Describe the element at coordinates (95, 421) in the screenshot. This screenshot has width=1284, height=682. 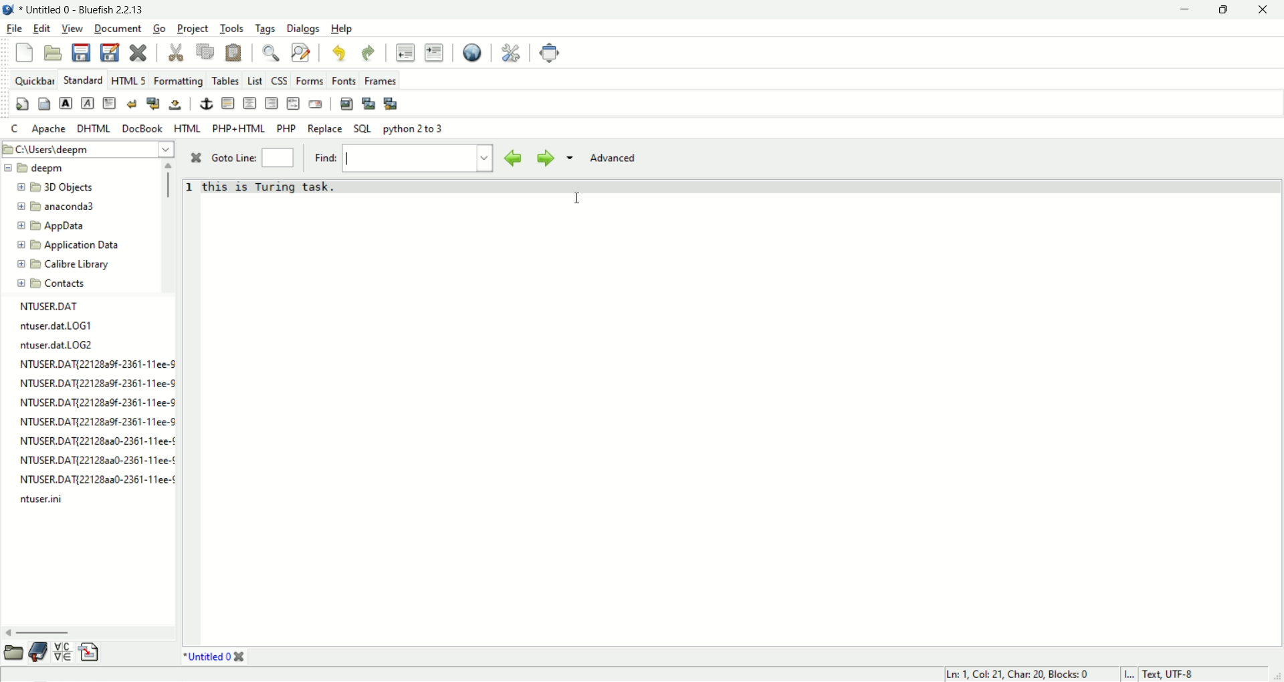
I see `NTUSER.DATI221282a9f-2361-11ee-8` at that location.